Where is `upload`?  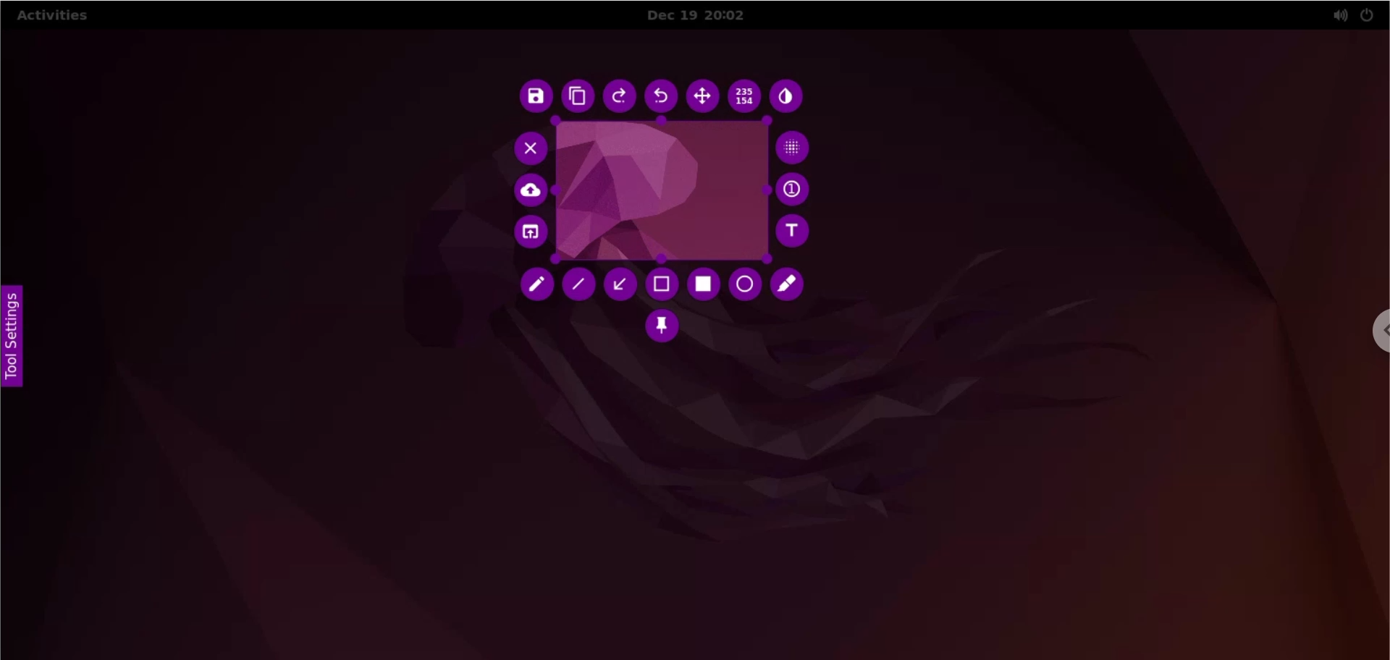 upload is located at coordinates (531, 190).